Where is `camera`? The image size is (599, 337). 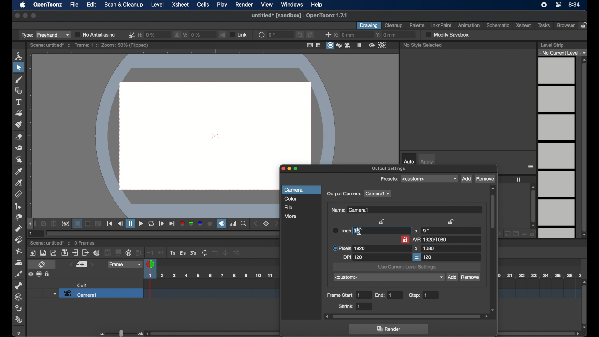 camera is located at coordinates (295, 190).